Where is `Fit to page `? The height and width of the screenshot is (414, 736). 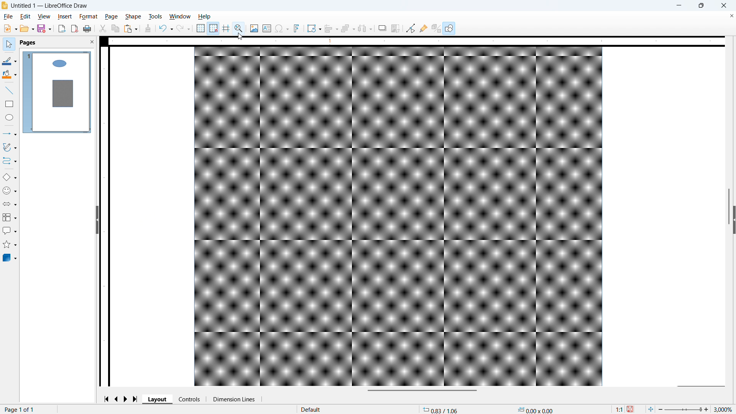 Fit to page  is located at coordinates (651, 409).